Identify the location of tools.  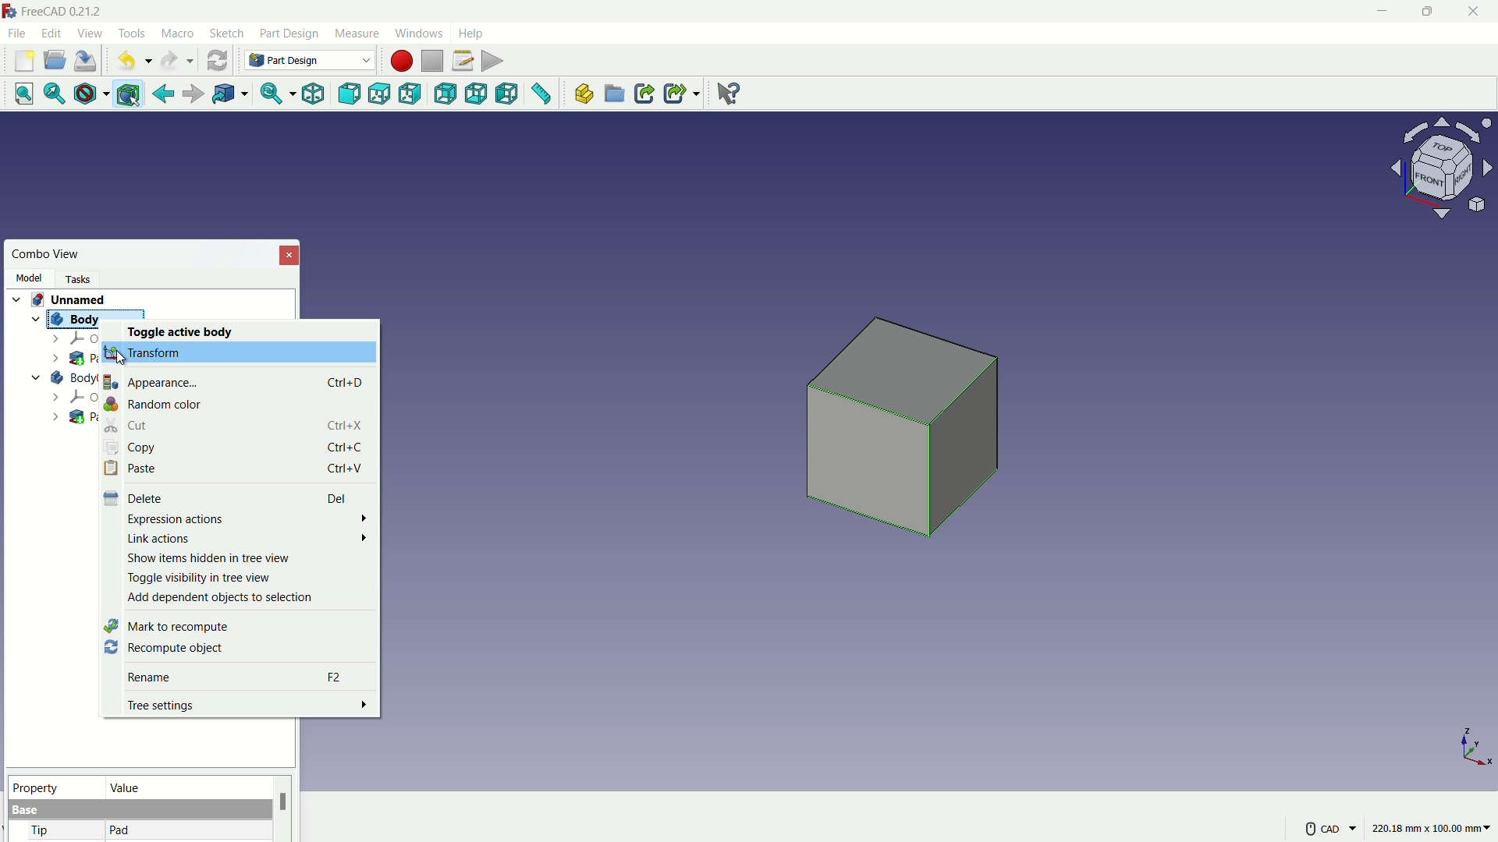
(133, 34).